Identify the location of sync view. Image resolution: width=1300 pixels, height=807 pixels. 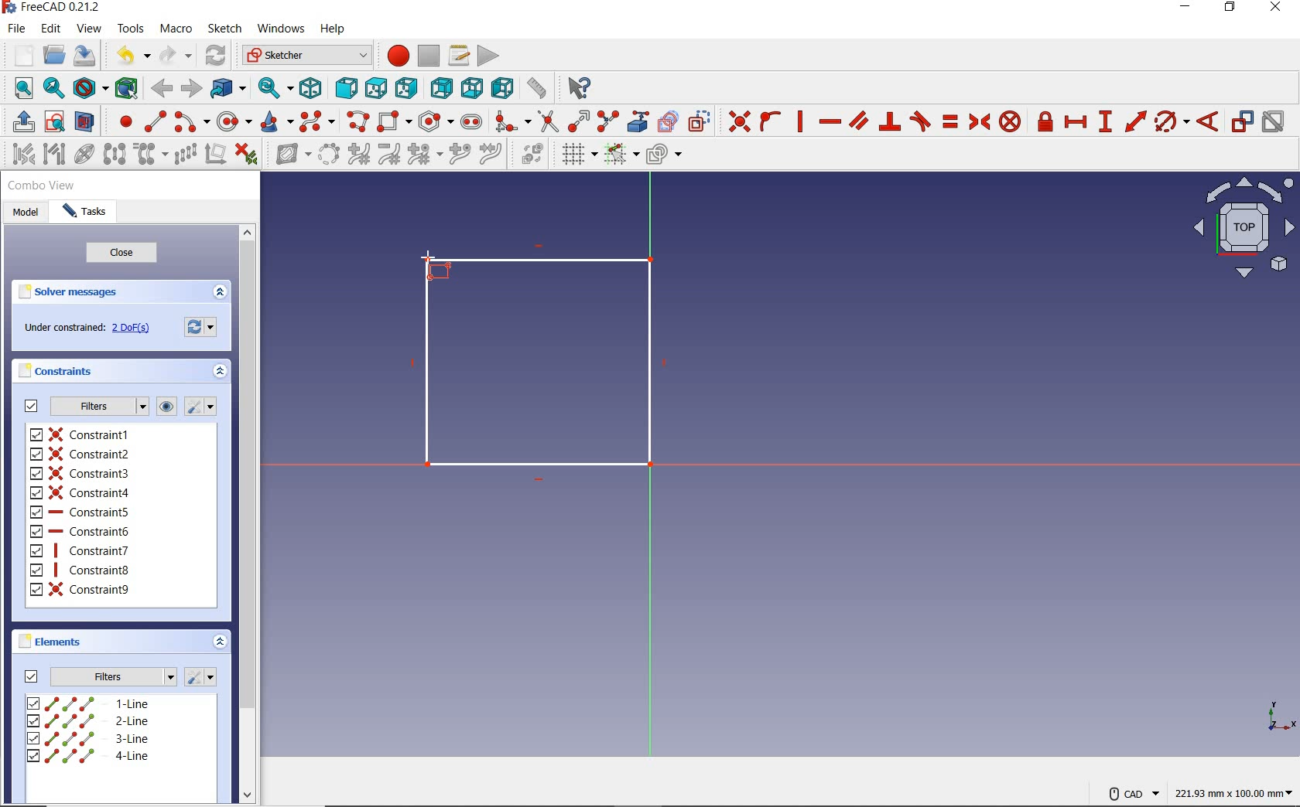
(272, 89).